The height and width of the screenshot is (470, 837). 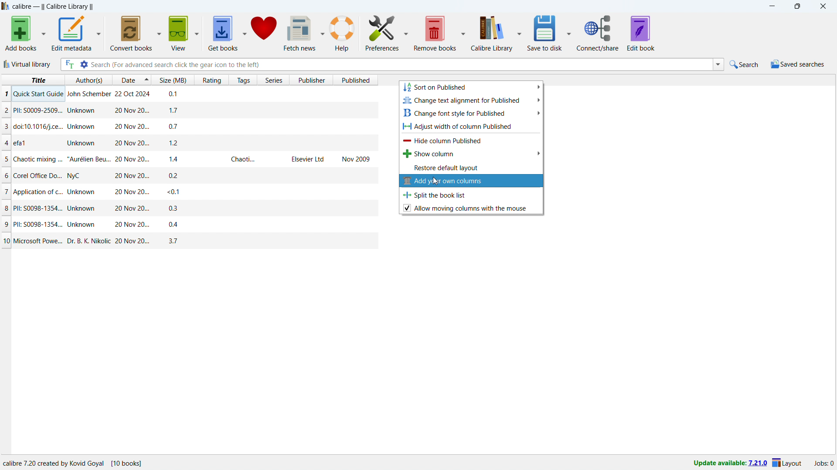 What do you see at coordinates (598, 33) in the screenshot?
I see `connect/share` at bounding box center [598, 33].